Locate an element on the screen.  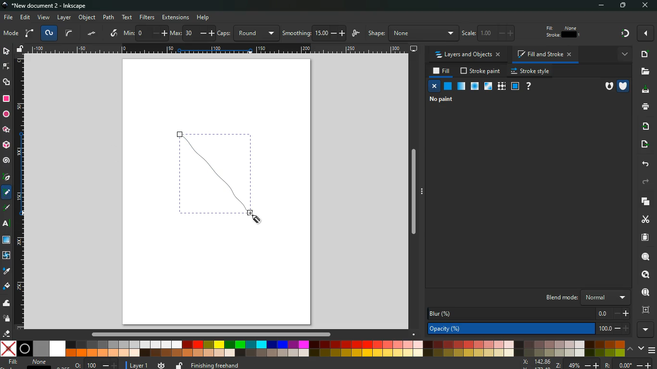
opacity is located at coordinates (529, 328).